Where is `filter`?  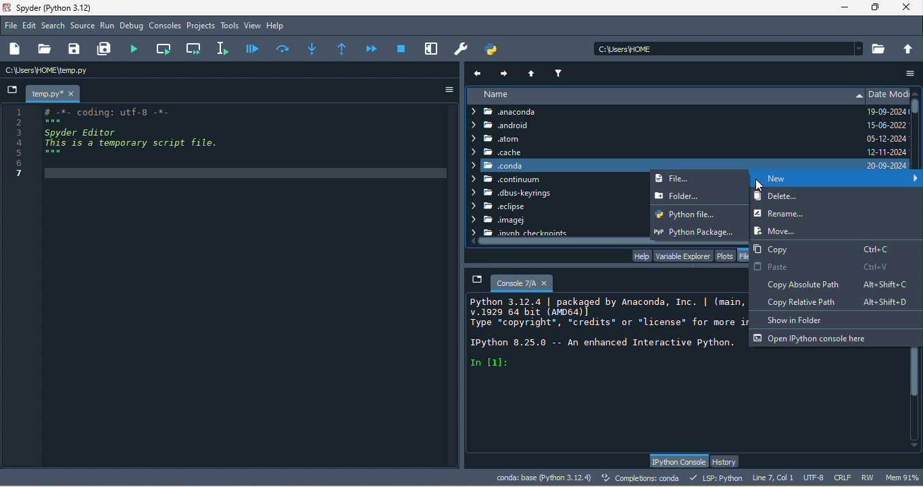
filter is located at coordinates (560, 71).